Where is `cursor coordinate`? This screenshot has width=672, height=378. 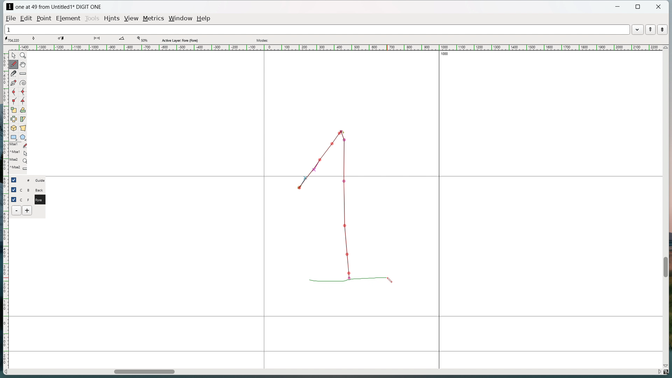
cursor coordinate is located at coordinates (14, 39).